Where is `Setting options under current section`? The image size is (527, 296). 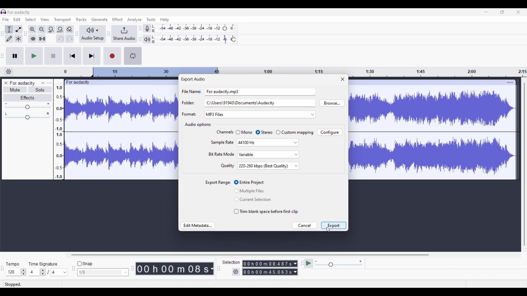
Setting options under current section is located at coordinates (221, 149).